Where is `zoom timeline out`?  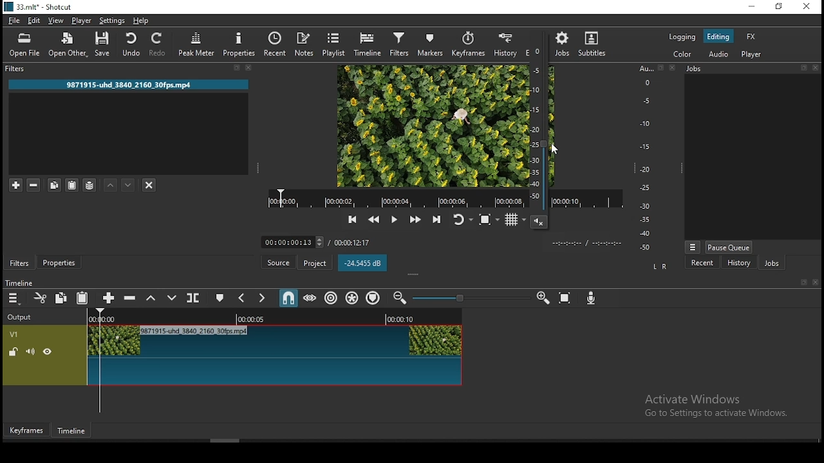
zoom timeline out is located at coordinates (400, 297).